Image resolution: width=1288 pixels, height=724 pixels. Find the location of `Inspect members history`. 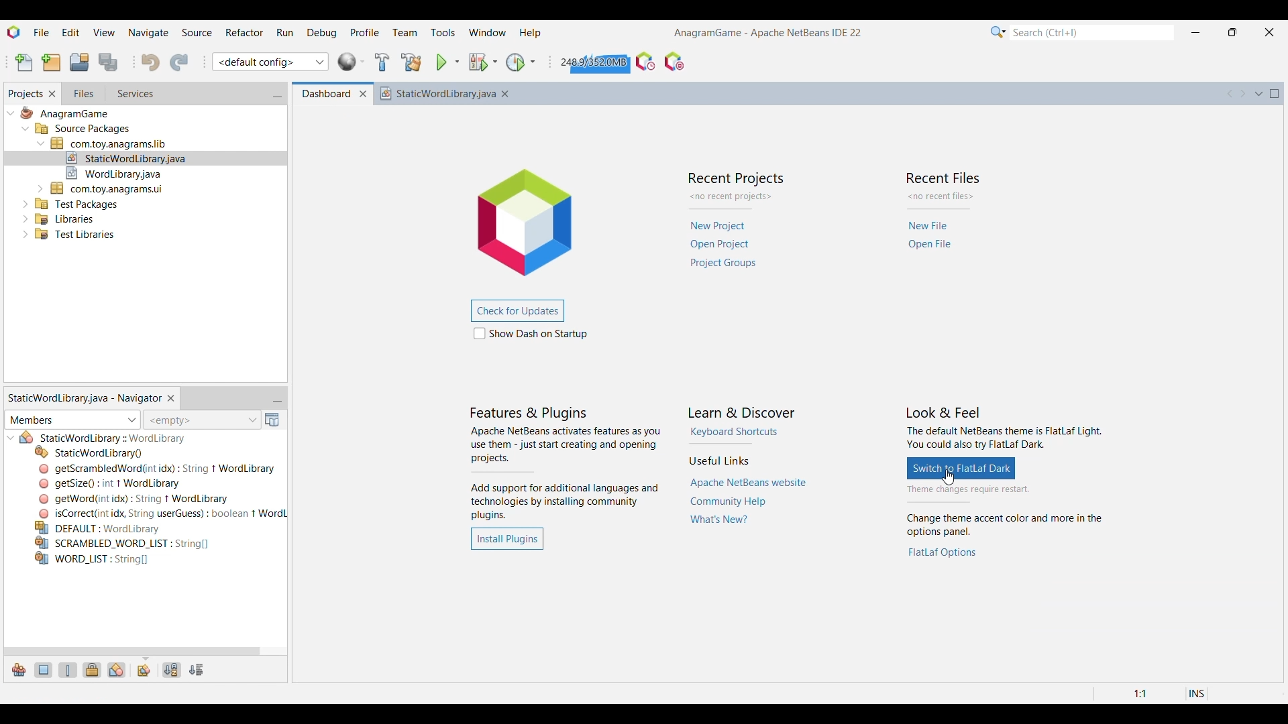

Inspect members history is located at coordinates (201, 420).